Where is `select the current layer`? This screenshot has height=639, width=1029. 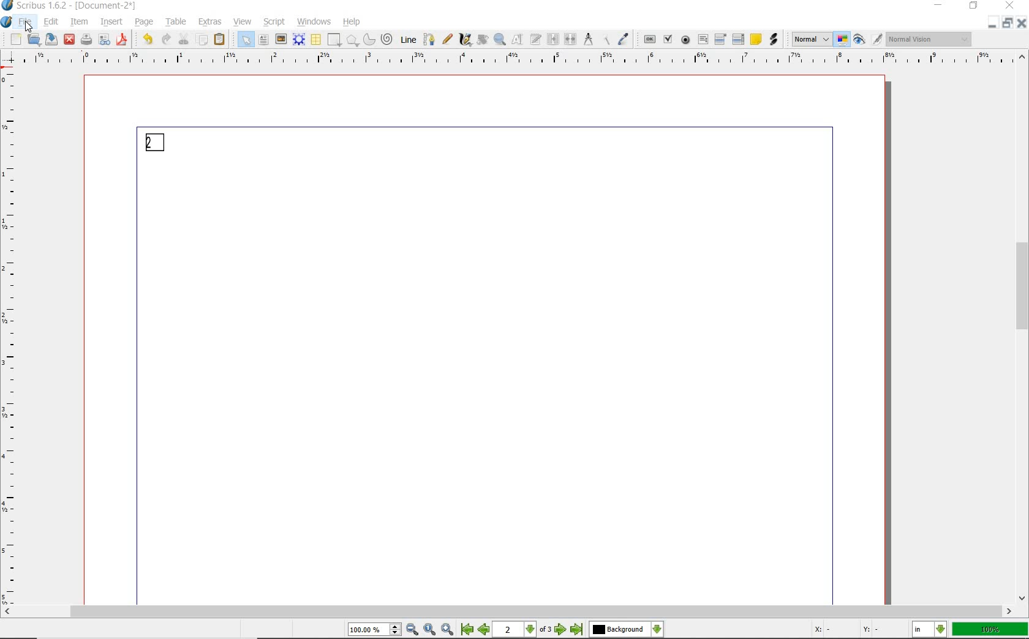
select the current layer is located at coordinates (626, 630).